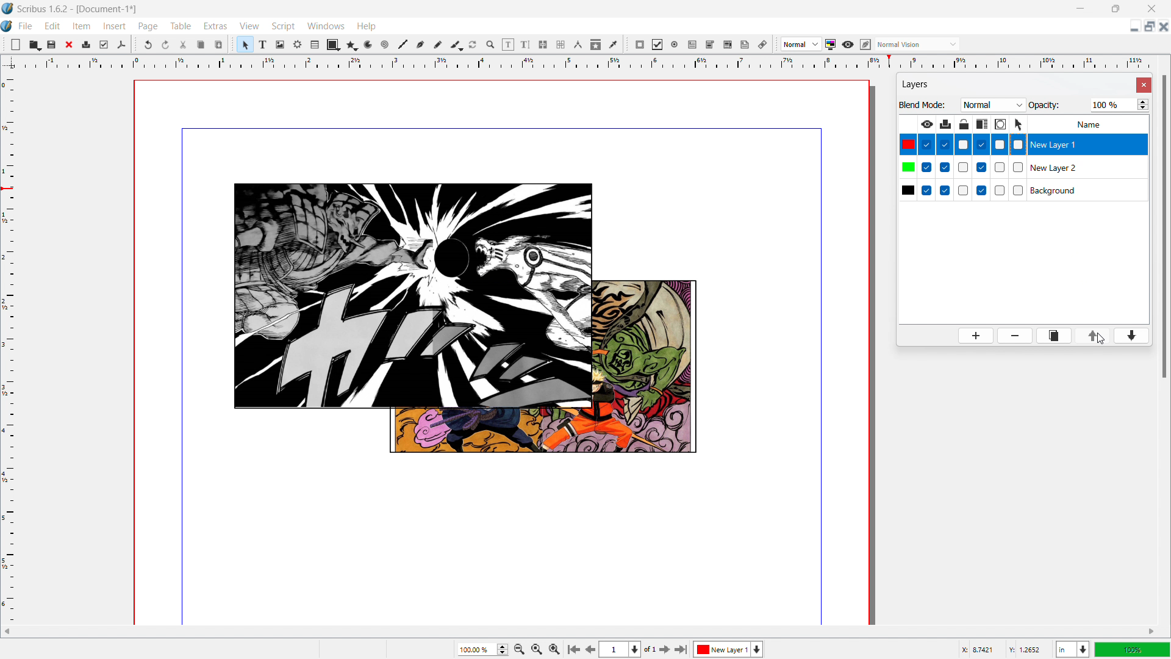 Image resolution: width=1171 pixels, height=659 pixels. Describe the element at coordinates (352, 45) in the screenshot. I see `polygon` at that location.